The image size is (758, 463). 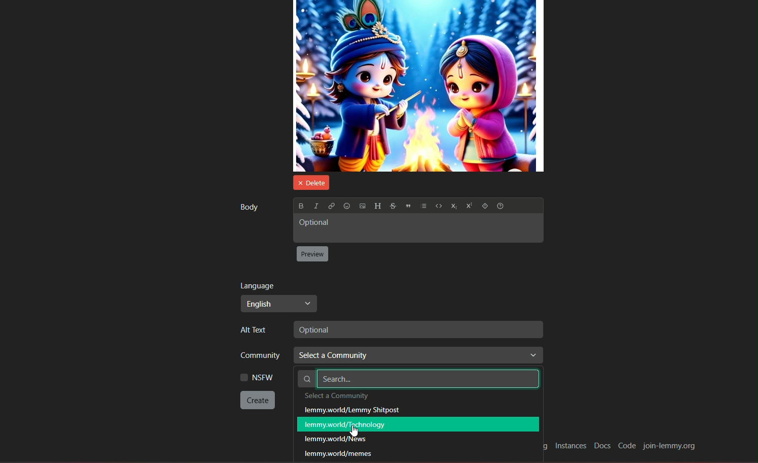 I want to click on Community, so click(x=257, y=356).